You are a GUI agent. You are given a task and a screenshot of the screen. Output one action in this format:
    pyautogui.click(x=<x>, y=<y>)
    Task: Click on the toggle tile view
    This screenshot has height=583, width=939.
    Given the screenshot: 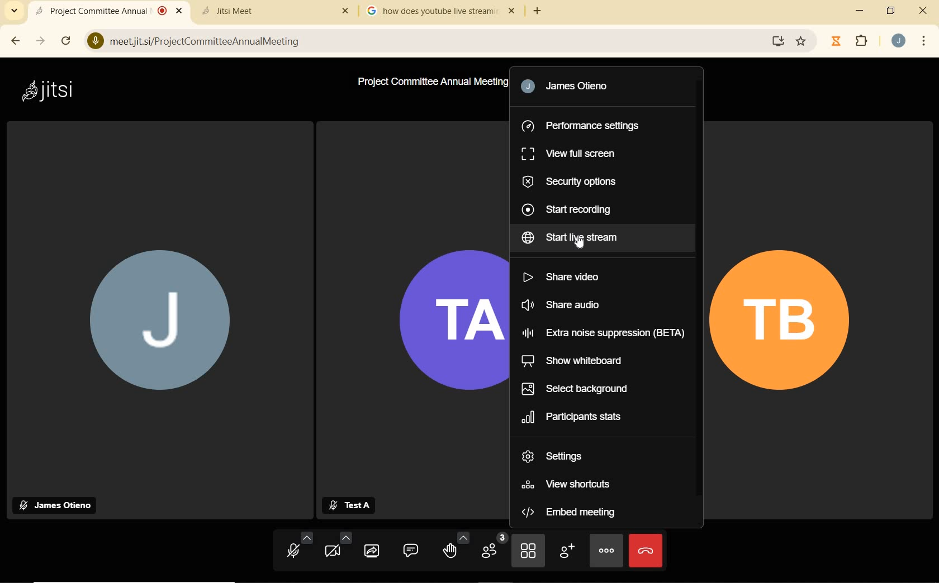 What is the action you would take?
    pyautogui.click(x=528, y=552)
    